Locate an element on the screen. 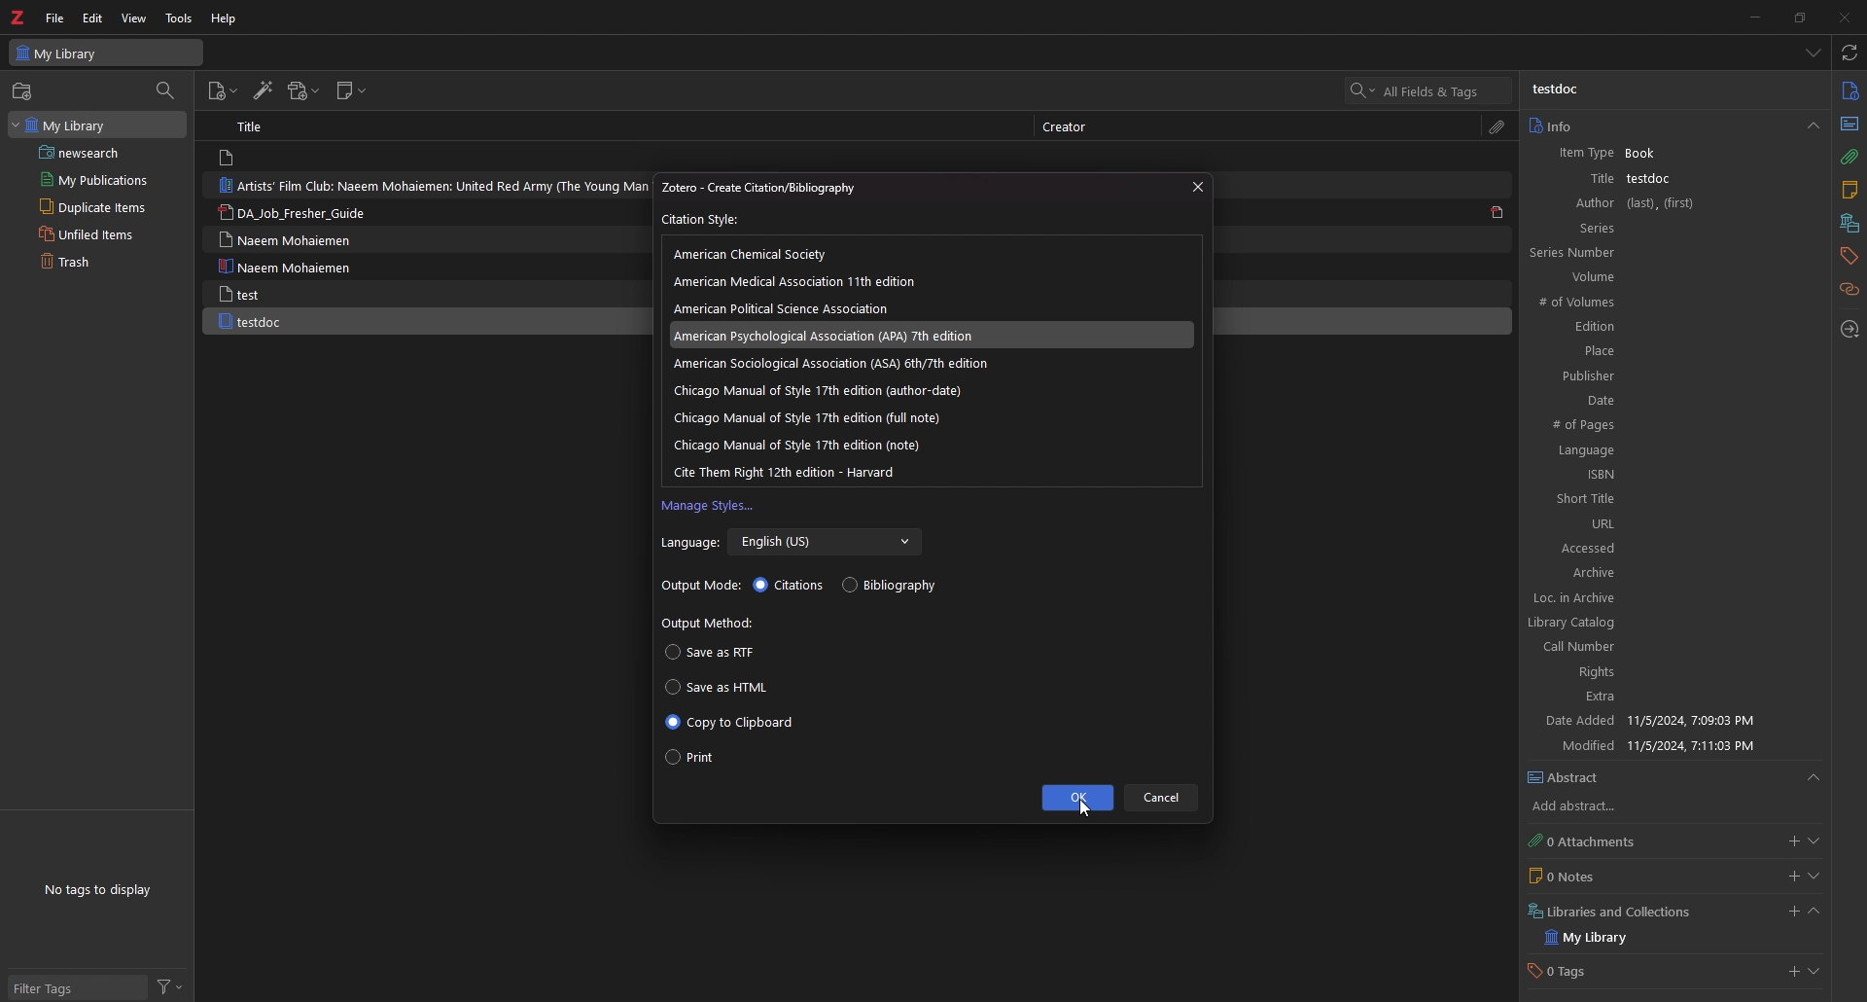 The width and height of the screenshot is (1867, 1002). add tags is located at coordinates (1791, 974).